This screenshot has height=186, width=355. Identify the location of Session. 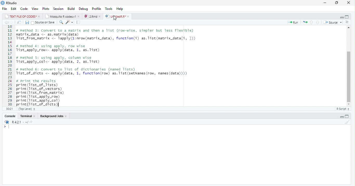
(59, 9).